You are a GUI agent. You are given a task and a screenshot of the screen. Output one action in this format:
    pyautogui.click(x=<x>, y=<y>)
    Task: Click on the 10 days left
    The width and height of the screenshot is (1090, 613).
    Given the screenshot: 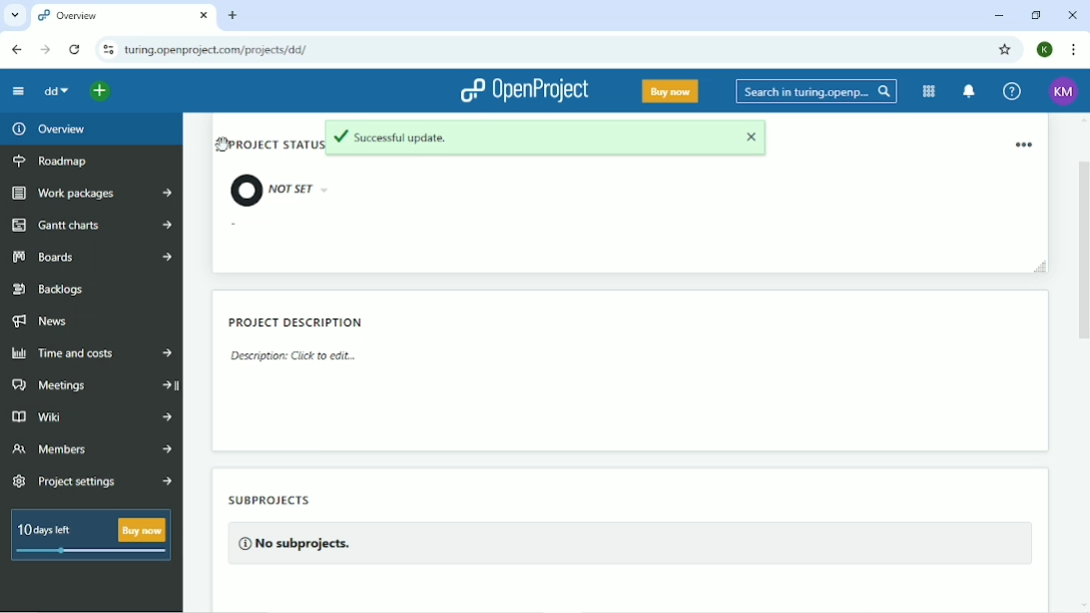 What is the action you would take?
    pyautogui.click(x=89, y=537)
    